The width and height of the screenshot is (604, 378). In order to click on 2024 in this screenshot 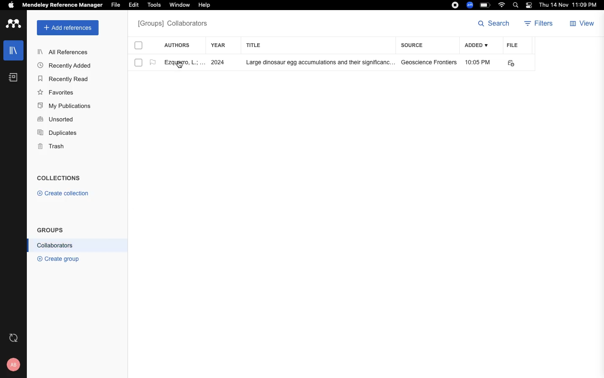, I will do `click(219, 63)`.